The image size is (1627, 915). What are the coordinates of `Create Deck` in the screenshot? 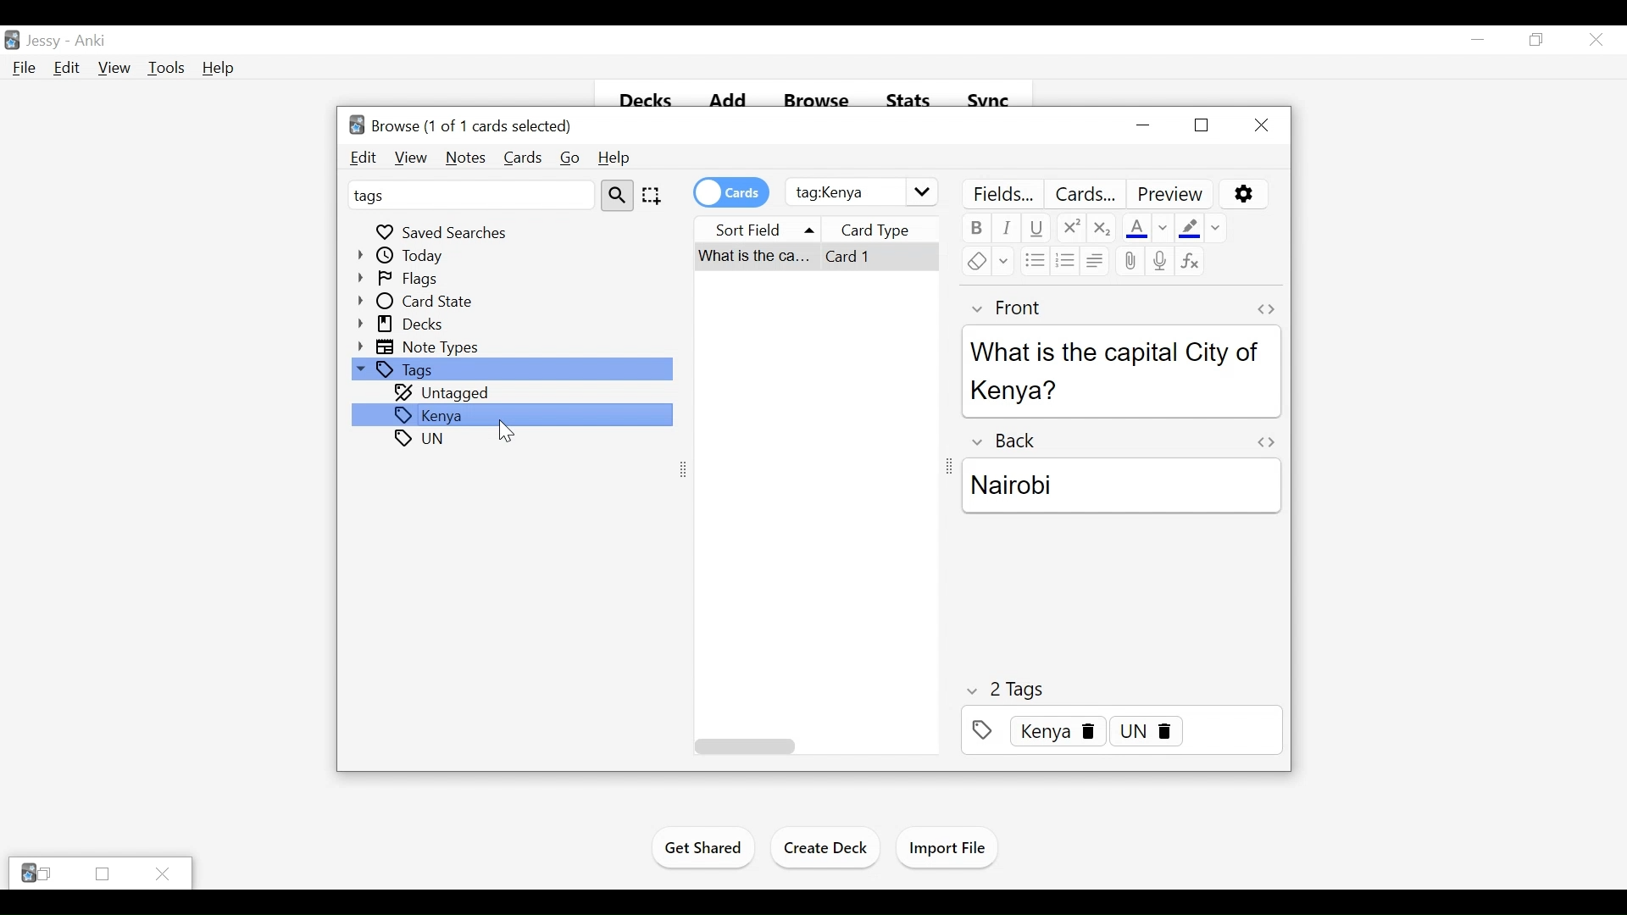 It's located at (827, 847).